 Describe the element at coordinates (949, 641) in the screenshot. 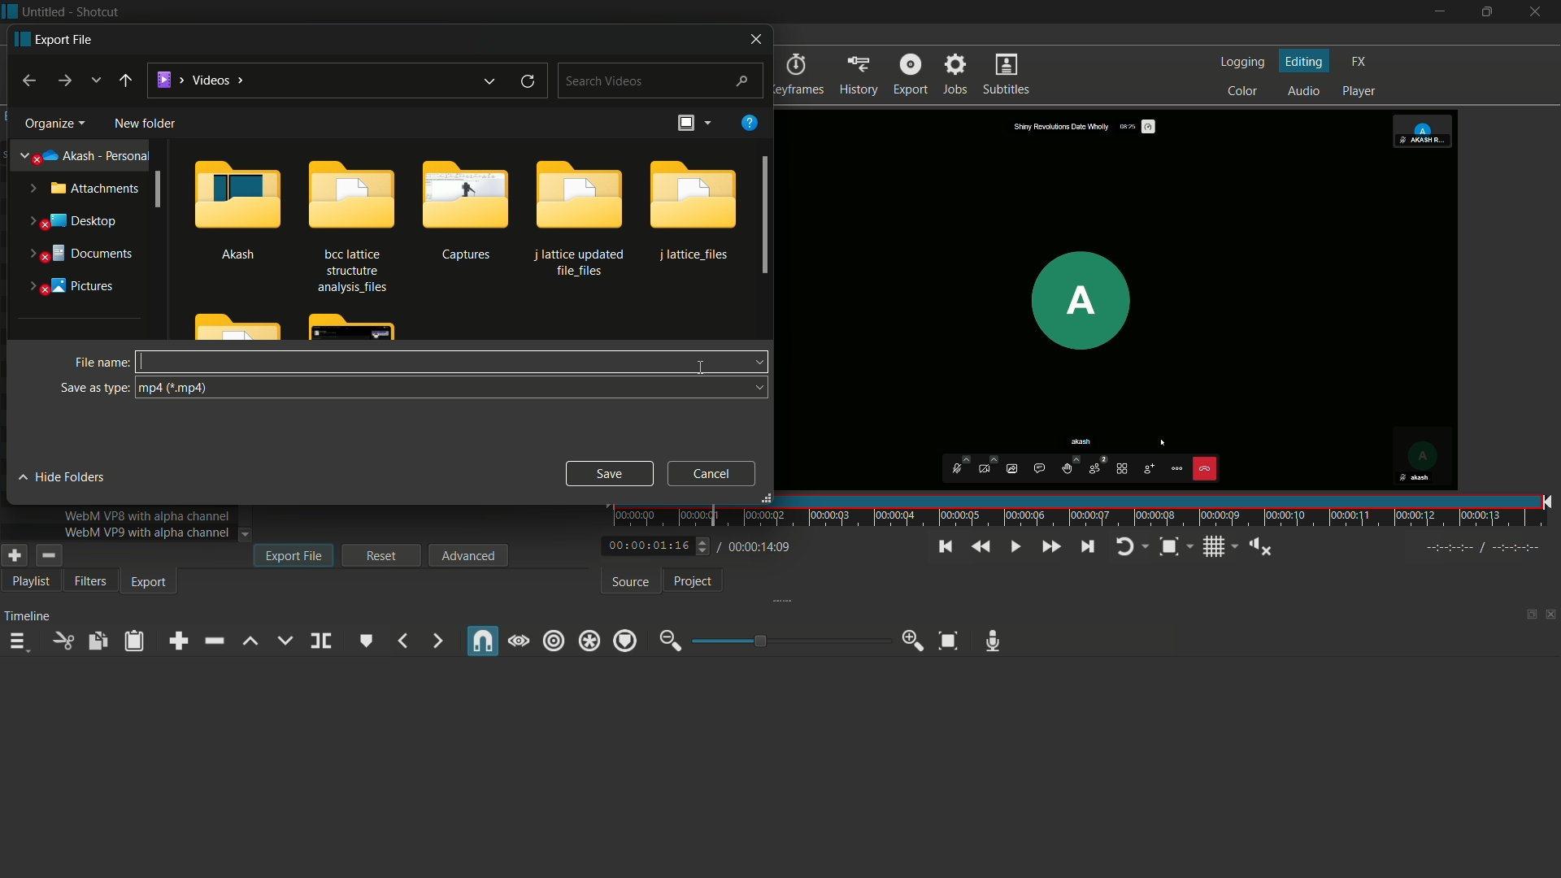

I see `zoom timeline to fit` at that location.